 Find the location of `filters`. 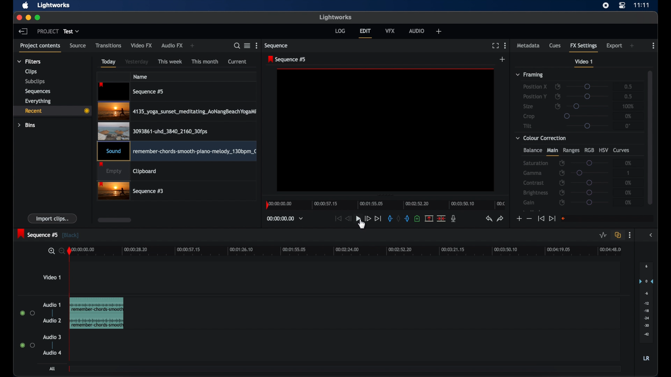

filters is located at coordinates (29, 61).